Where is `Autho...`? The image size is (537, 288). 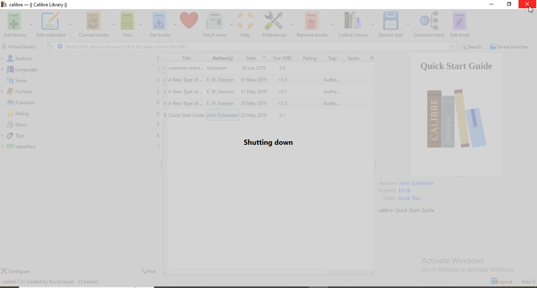 Autho... is located at coordinates (330, 79).